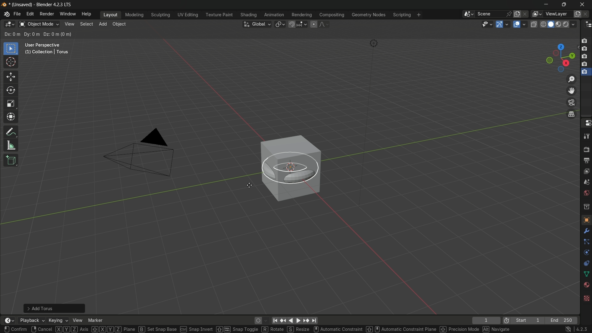 The image size is (592, 333). I want to click on show overlay, so click(516, 24).